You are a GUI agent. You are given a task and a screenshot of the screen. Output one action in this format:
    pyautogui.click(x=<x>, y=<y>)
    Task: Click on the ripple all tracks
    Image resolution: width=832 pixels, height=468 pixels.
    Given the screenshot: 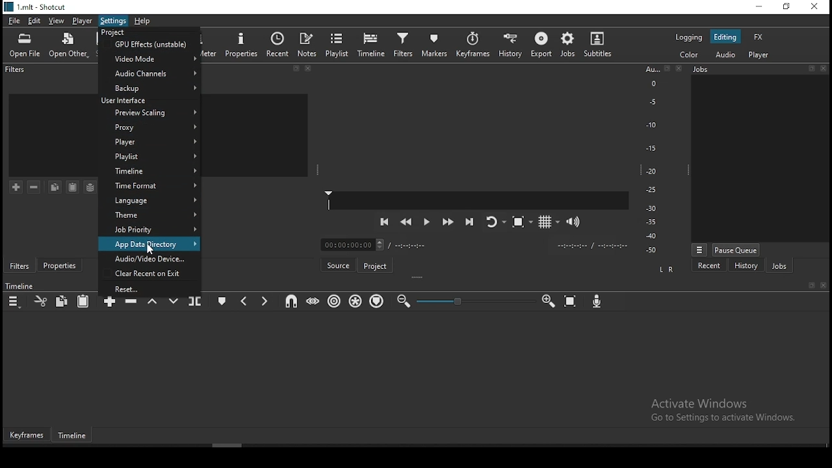 What is the action you would take?
    pyautogui.click(x=356, y=302)
    